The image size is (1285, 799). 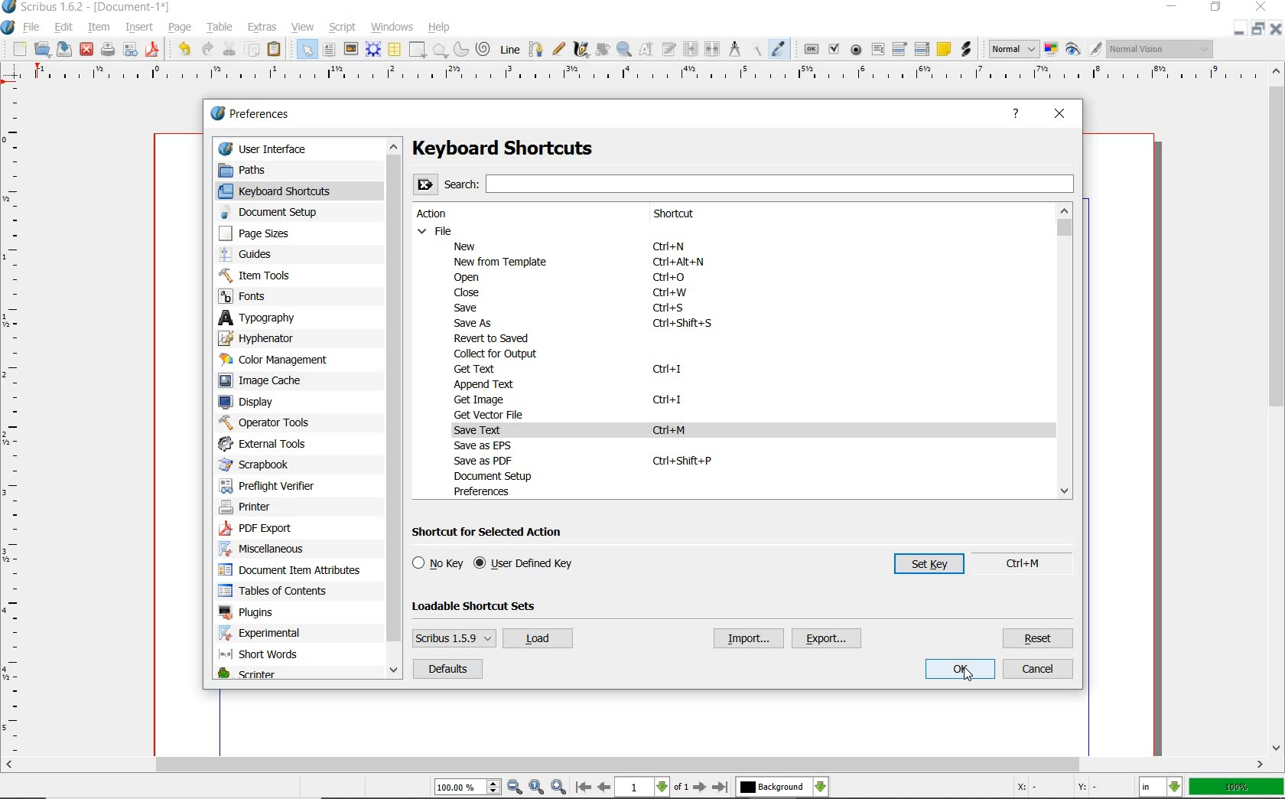 What do you see at coordinates (944, 49) in the screenshot?
I see `text annotation` at bounding box center [944, 49].